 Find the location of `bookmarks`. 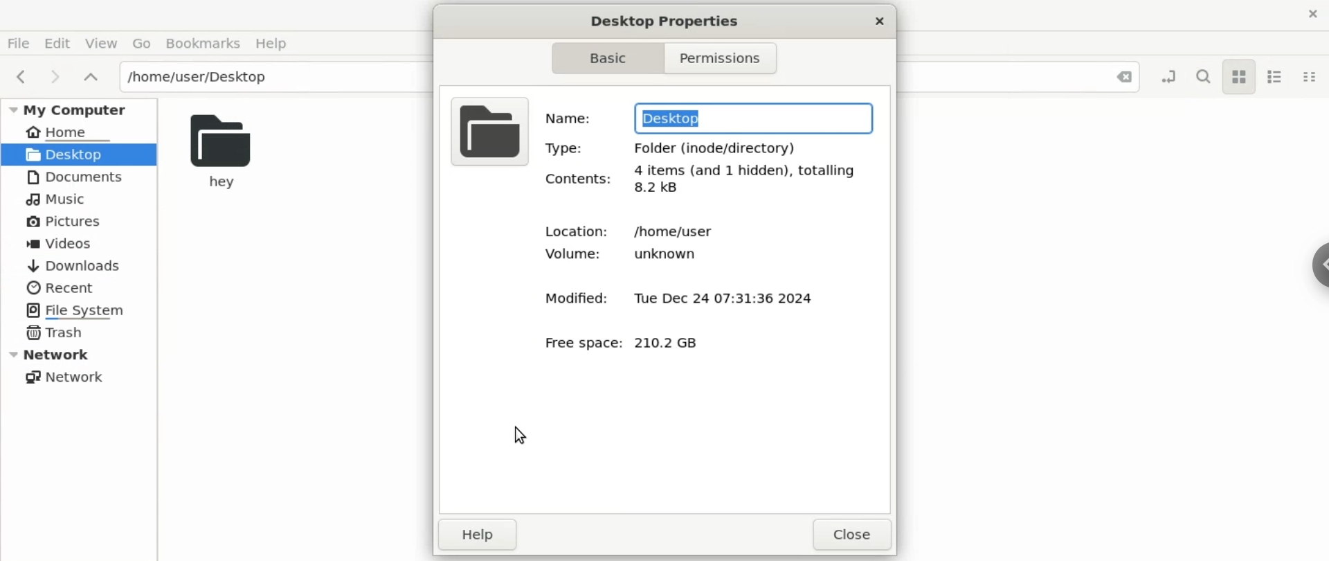

bookmarks is located at coordinates (206, 42).